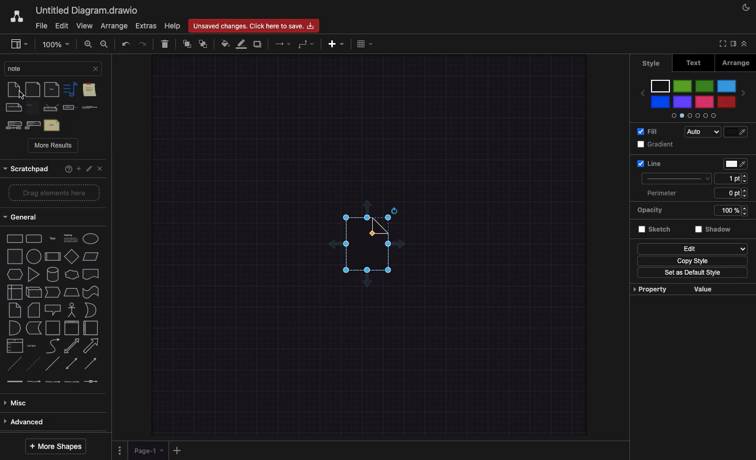  Describe the element at coordinates (83, 26) in the screenshot. I see `View` at that location.